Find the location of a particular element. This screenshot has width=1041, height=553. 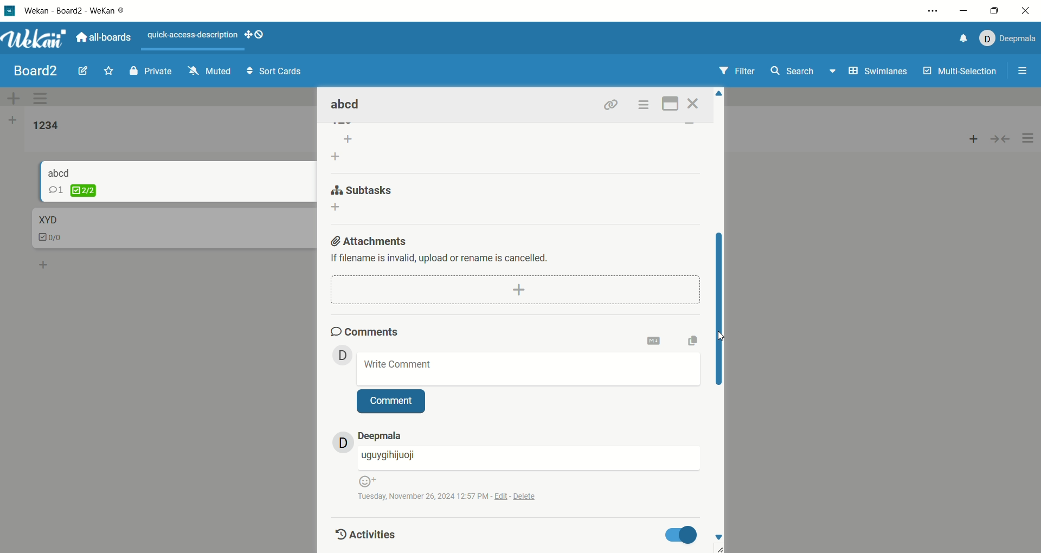

text is located at coordinates (446, 259).